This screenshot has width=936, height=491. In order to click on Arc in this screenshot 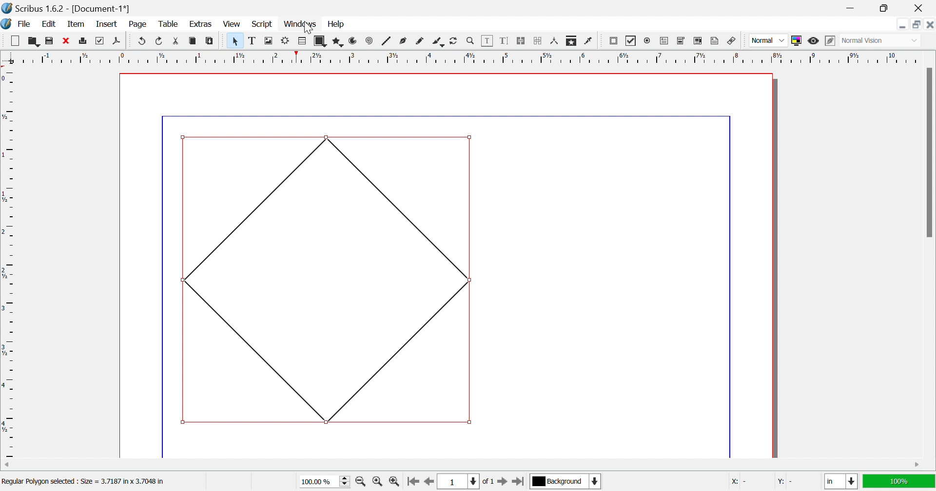, I will do `click(353, 40)`.